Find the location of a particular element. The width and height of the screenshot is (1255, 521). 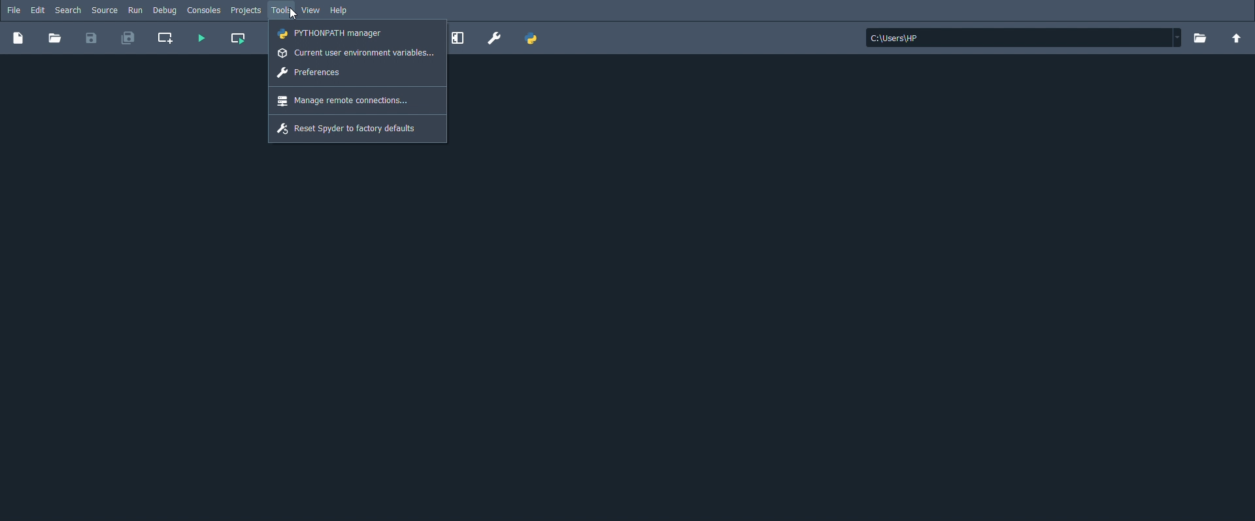

Open file is located at coordinates (54, 39).